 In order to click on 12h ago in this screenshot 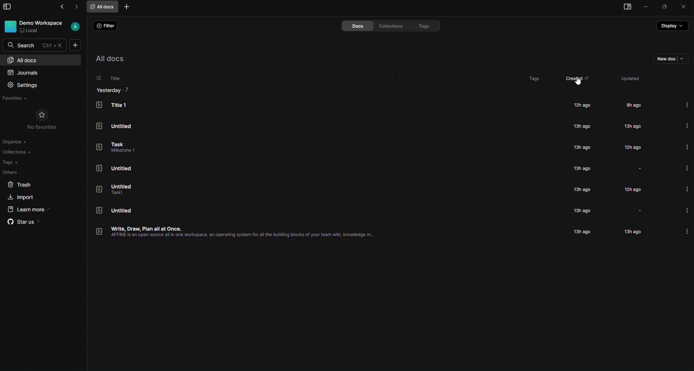, I will do `click(580, 104)`.